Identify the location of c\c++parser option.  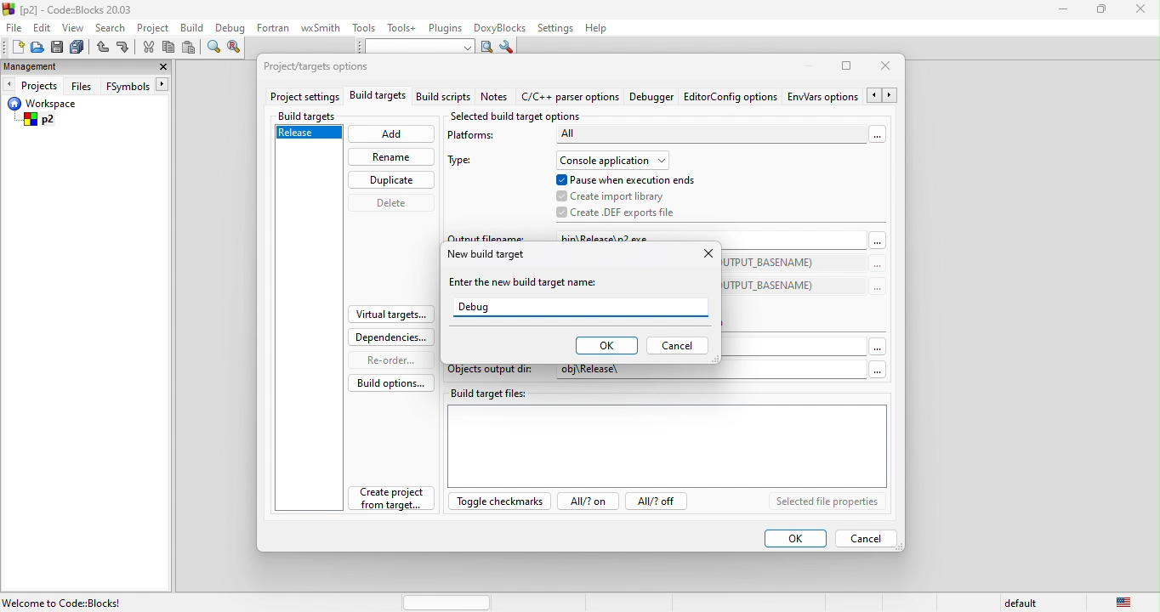
(571, 96).